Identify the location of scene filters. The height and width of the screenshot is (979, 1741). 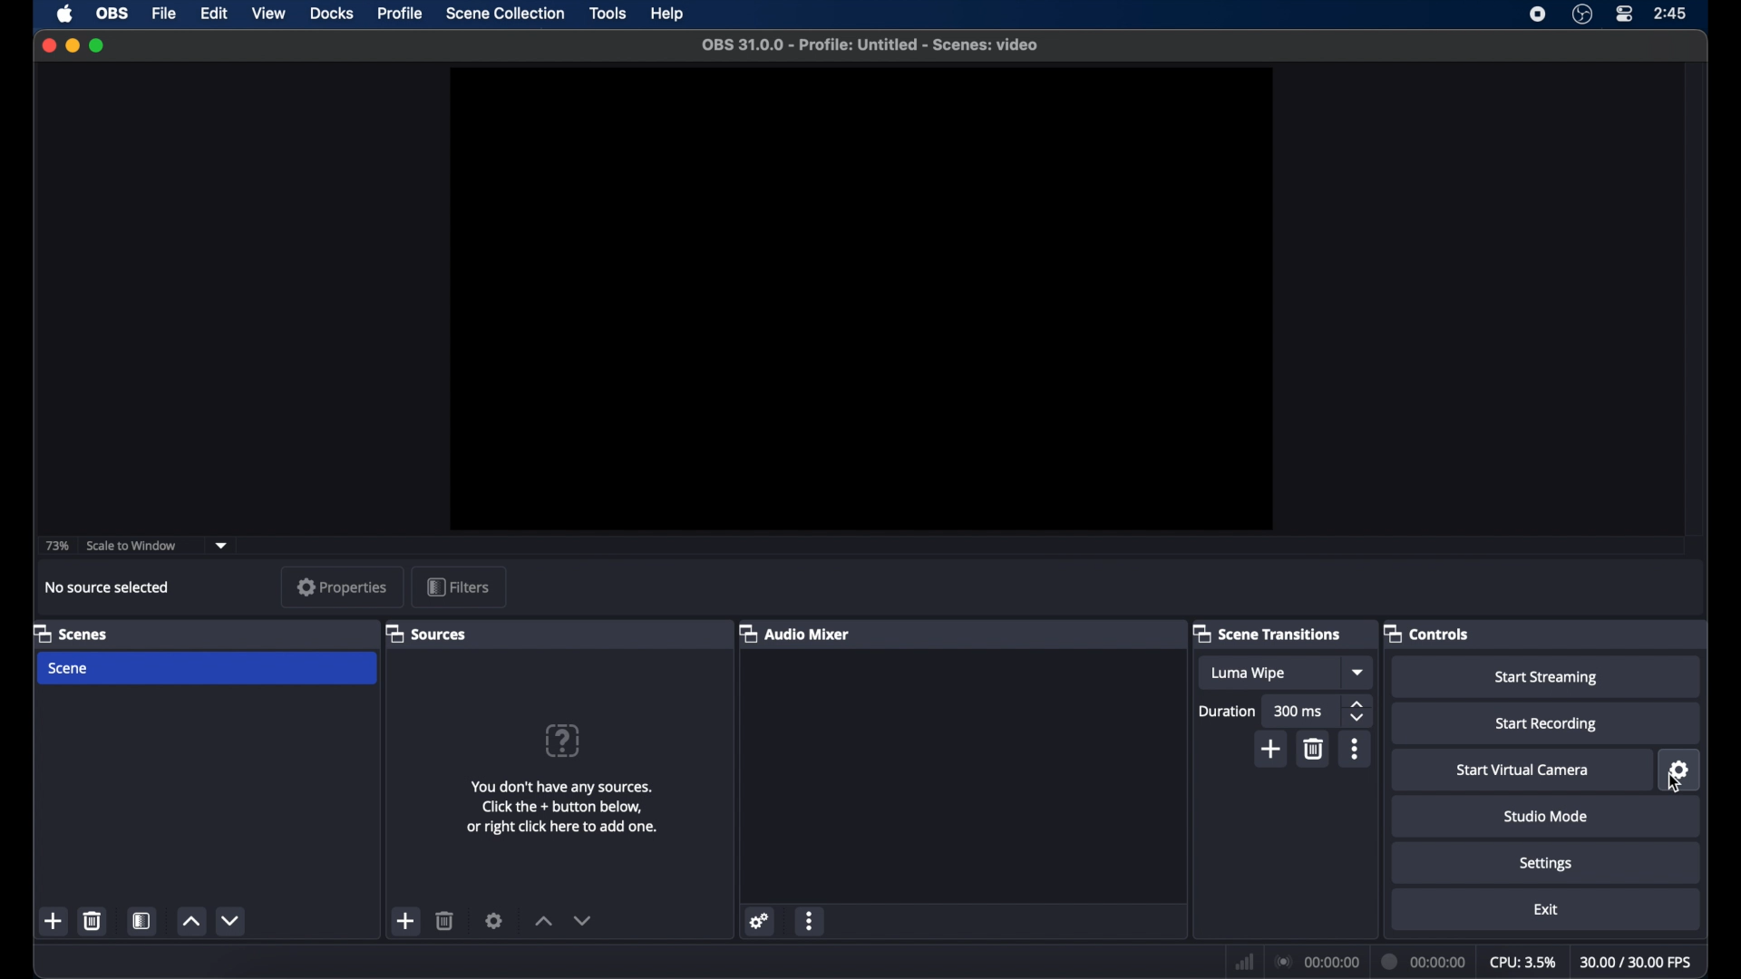
(142, 920).